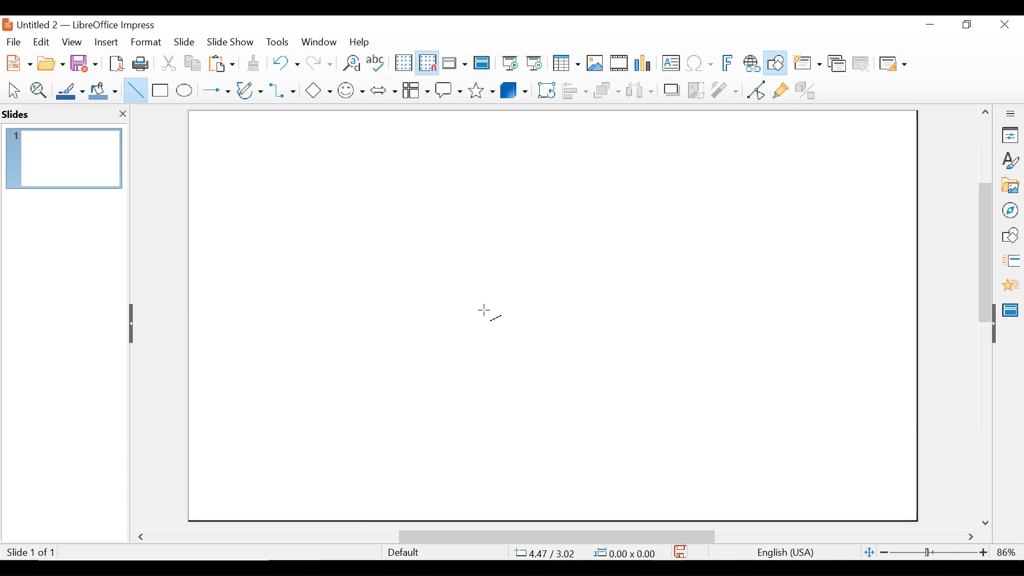 The width and height of the screenshot is (1024, 576). What do you see at coordinates (351, 89) in the screenshot?
I see `Symbol shapes` at bounding box center [351, 89].